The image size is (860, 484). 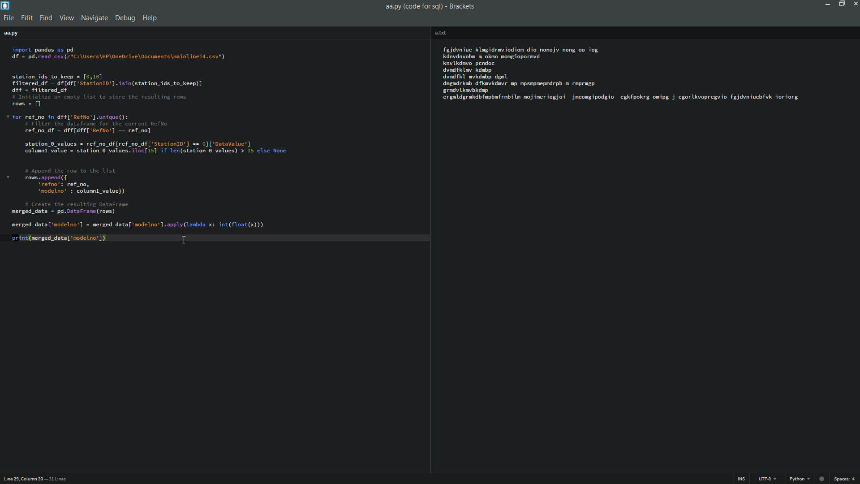 I want to click on navigate menu, so click(x=95, y=18).